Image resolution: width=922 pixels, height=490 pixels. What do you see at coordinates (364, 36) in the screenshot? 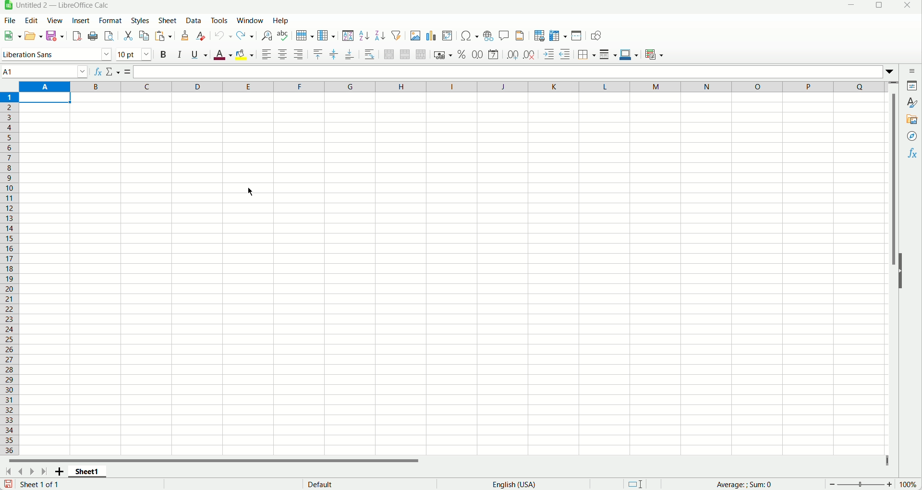
I see `Sort ascending` at bounding box center [364, 36].